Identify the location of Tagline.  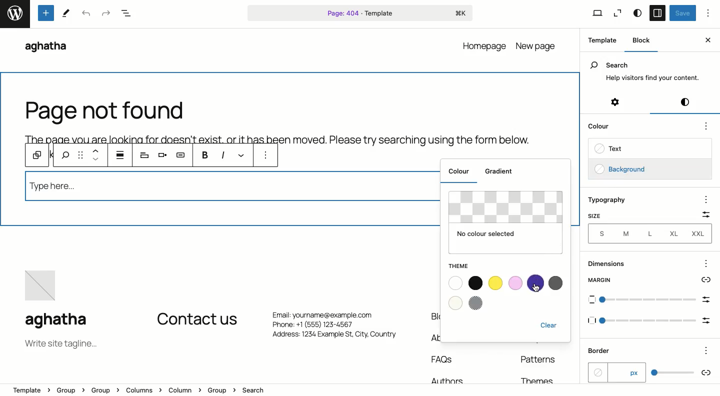
(60, 344).